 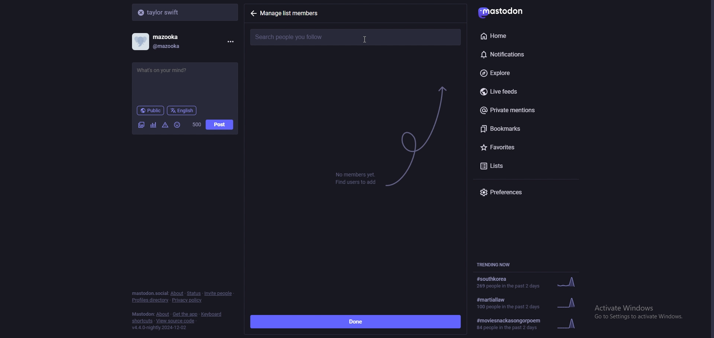 I want to click on get the app, so click(x=185, y=314).